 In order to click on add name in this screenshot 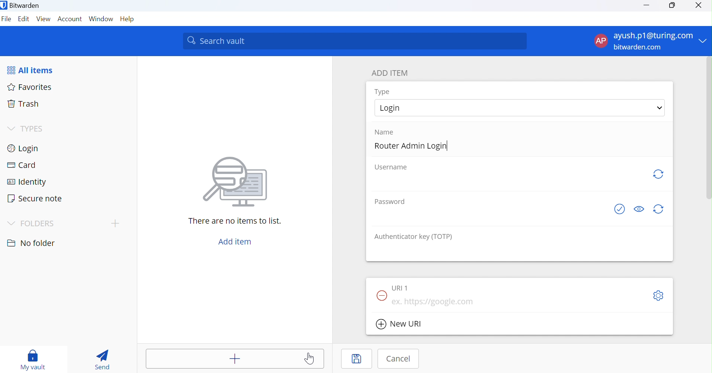, I will do `click(519, 147)`.